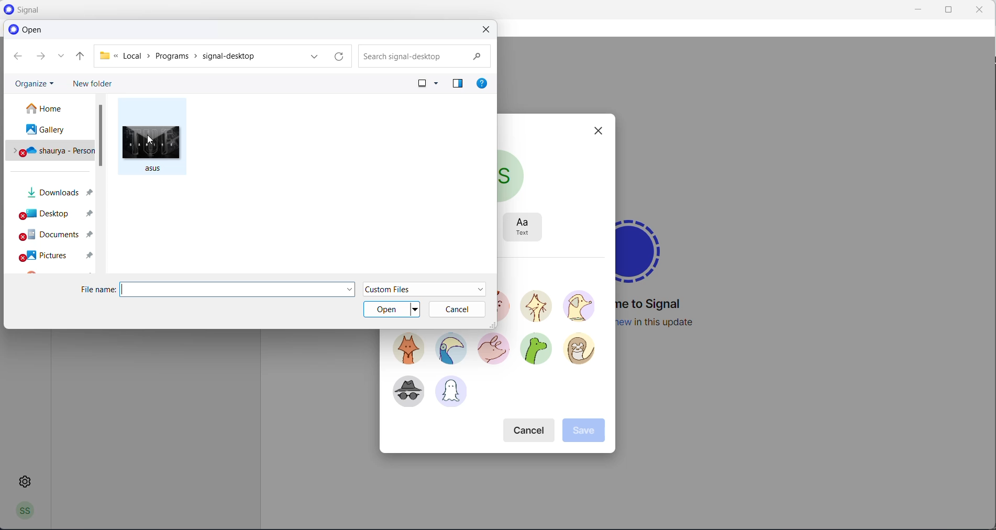 This screenshot has height=530, width=996. Describe the element at coordinates (425, 289) in the screenshot. I see `file type` at that location.